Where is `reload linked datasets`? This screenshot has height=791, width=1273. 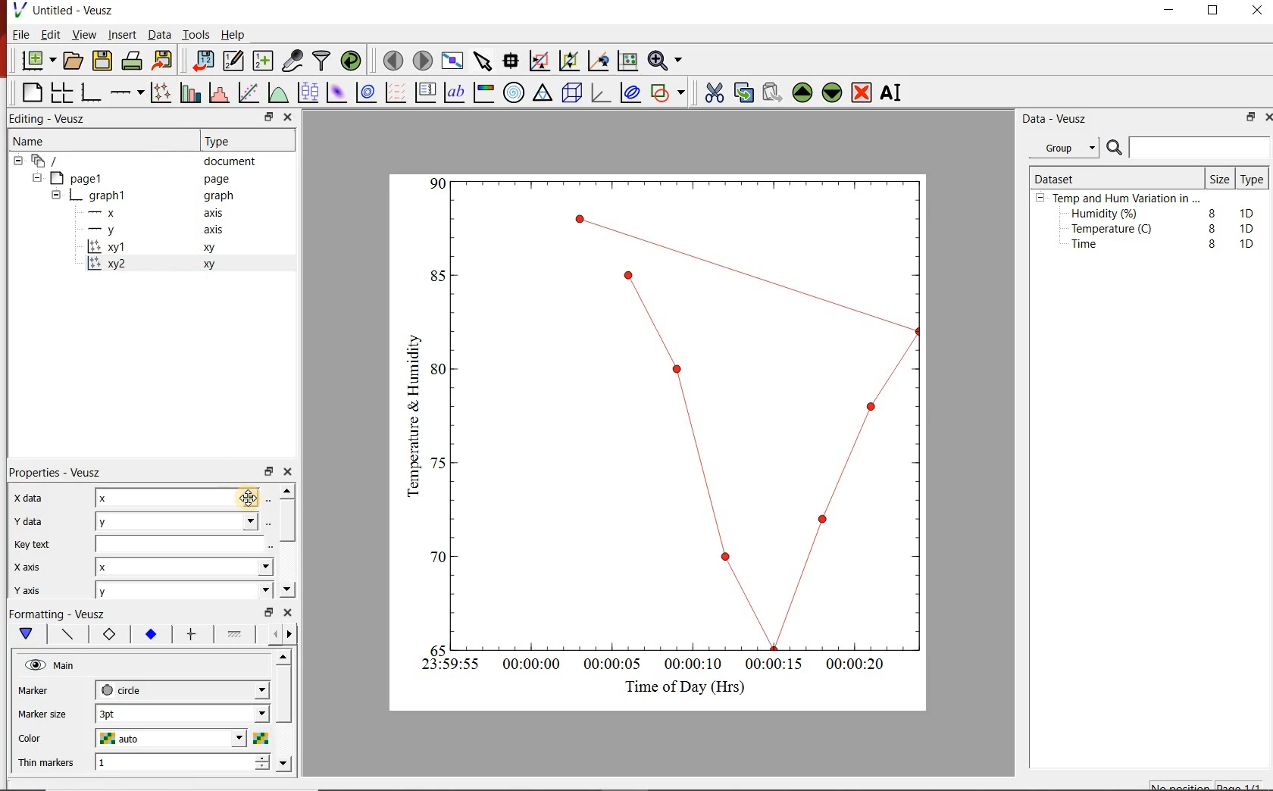
reload linked datasets is located at coordinates (351, 61).